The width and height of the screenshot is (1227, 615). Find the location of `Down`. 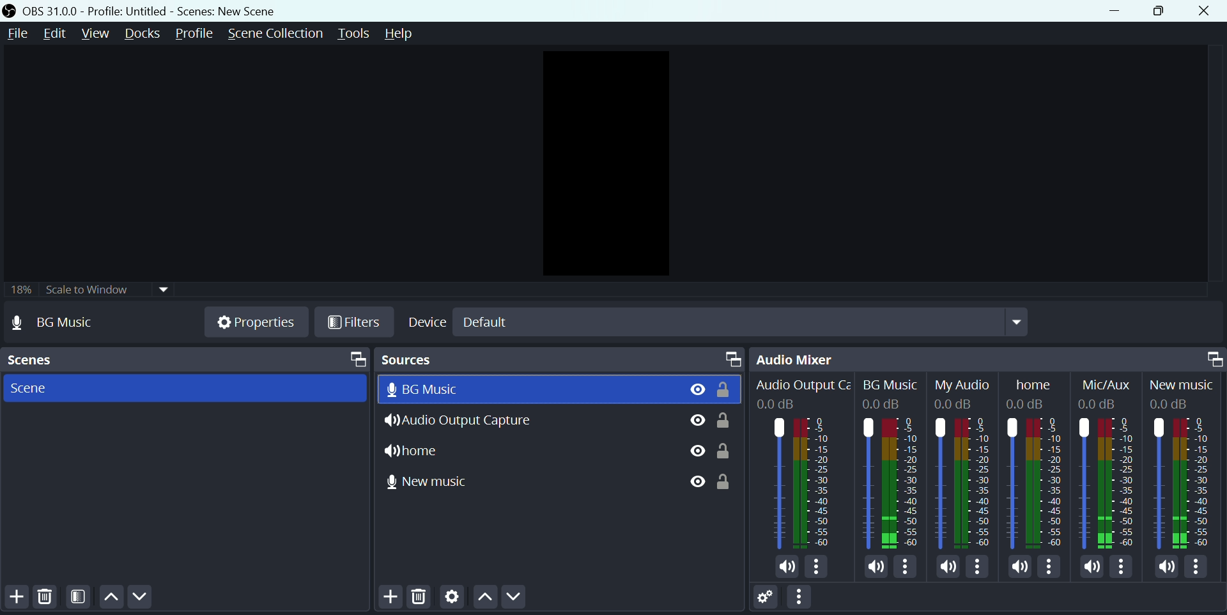

Down is located at coordinates (534, 600).